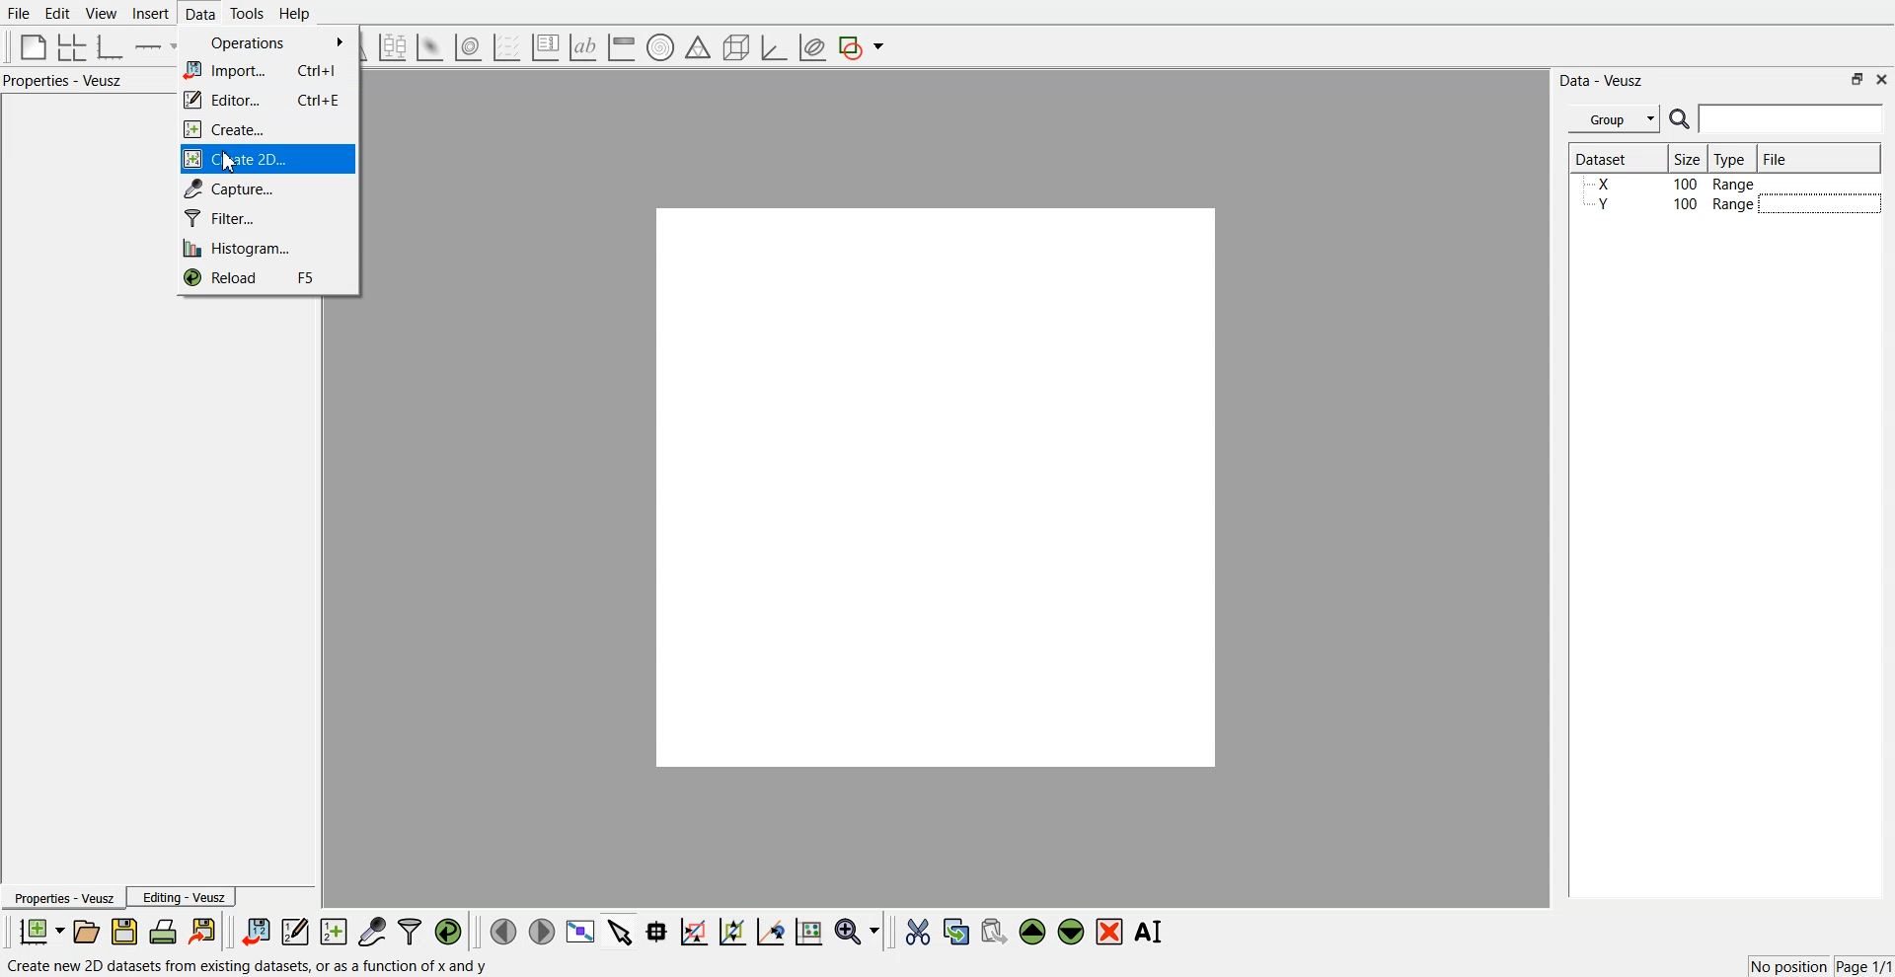 This screenshot has height=977, width=1895. I want to click on Arrange graph in grid, so click(72, 48).